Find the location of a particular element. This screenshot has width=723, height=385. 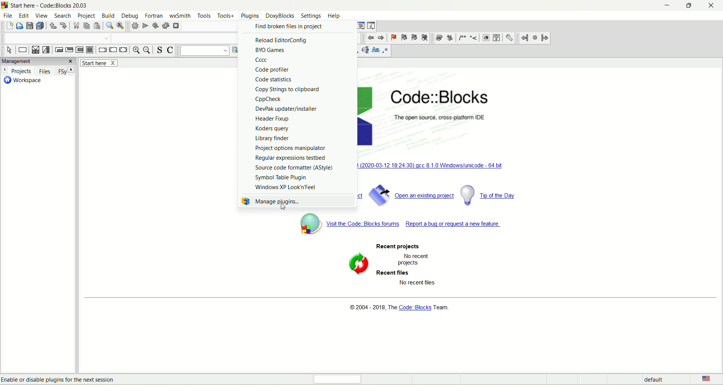

copy strings to clipboard is located at coordinates (288, 89).